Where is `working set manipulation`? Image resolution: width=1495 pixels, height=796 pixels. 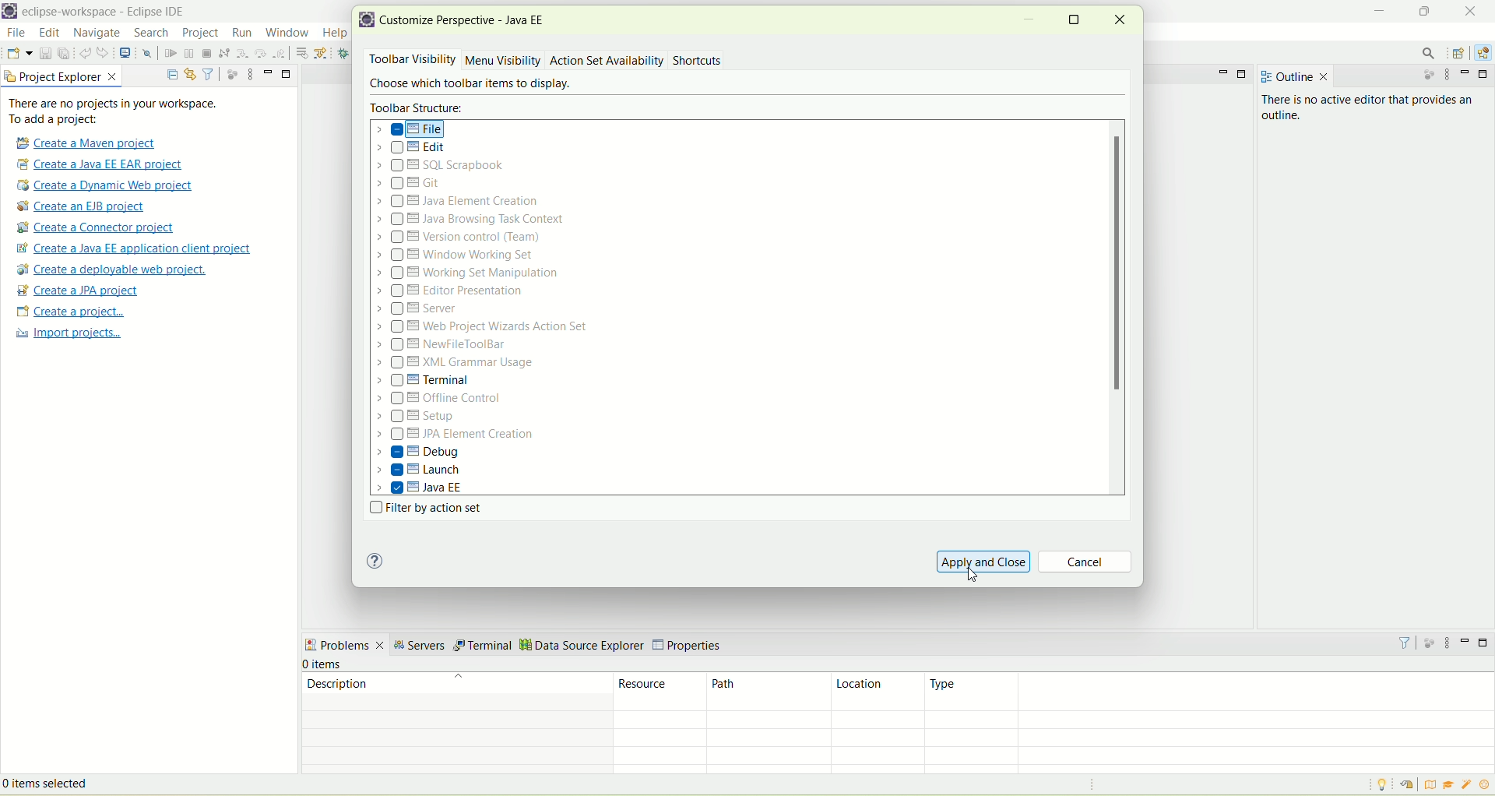
working set manipulation is located at coordinates (470, 272).